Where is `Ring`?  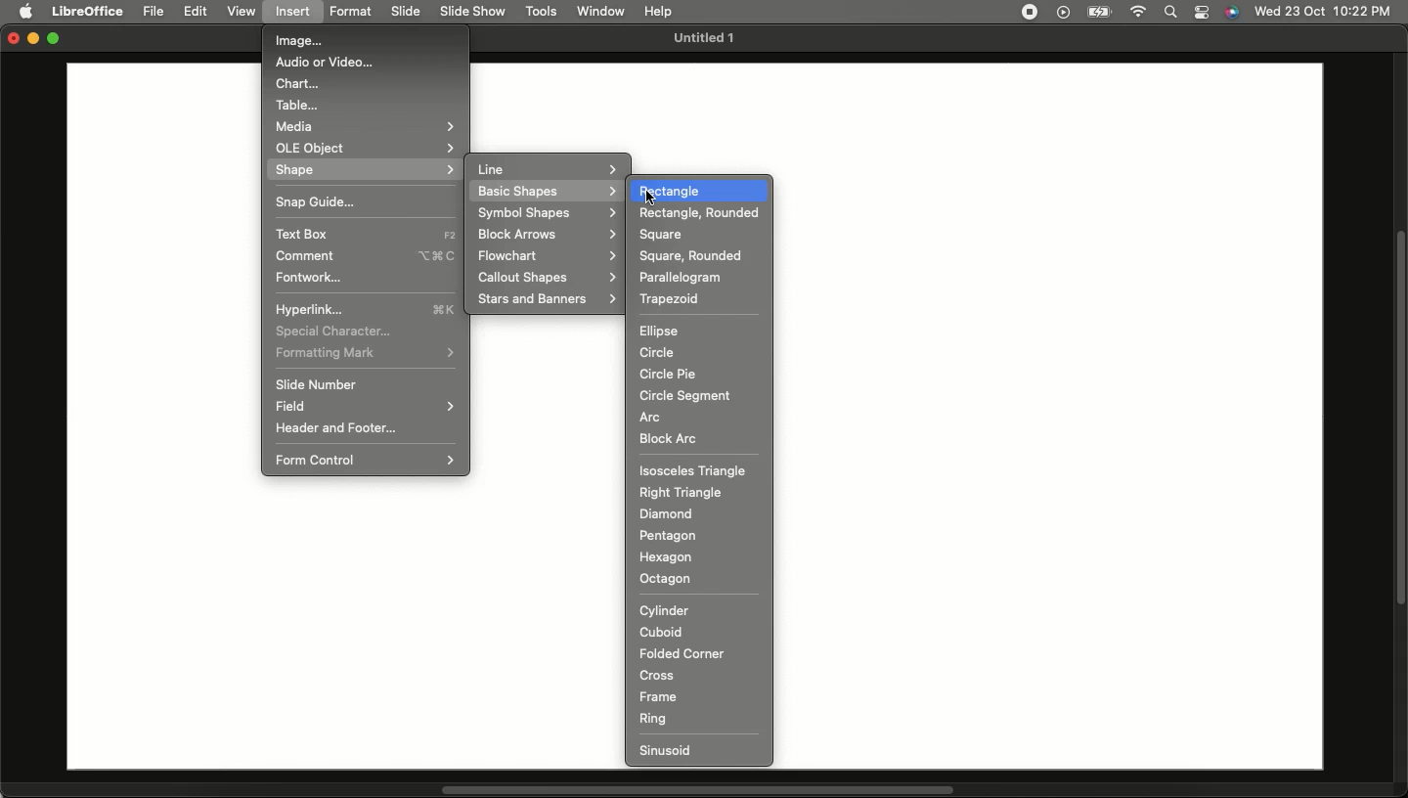
Ring is located at coordinates (656, 719).